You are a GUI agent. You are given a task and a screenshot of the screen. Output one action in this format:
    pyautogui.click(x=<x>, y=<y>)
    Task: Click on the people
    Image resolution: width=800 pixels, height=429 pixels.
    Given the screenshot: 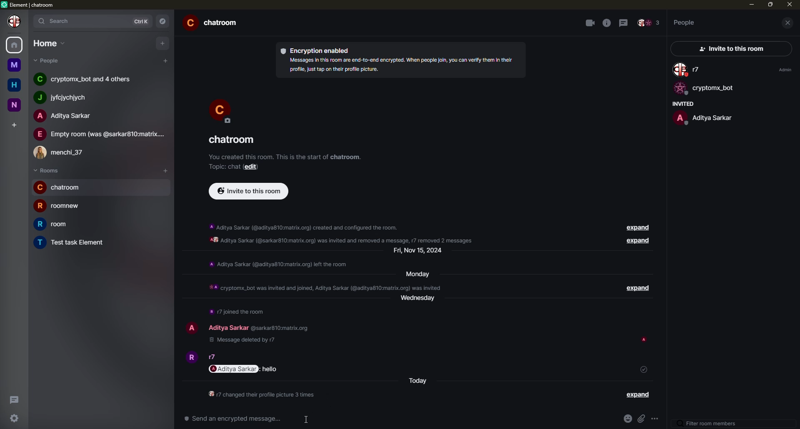 What is the action you would take?
    pyautogui.click(x=703, y=117)
    